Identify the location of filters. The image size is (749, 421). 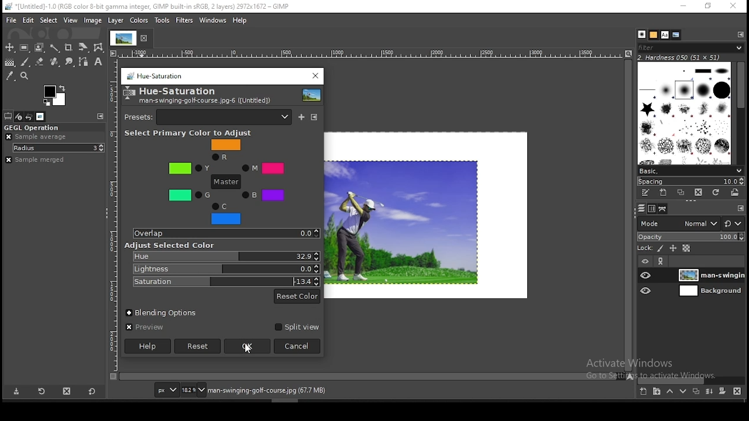
(184, 20).